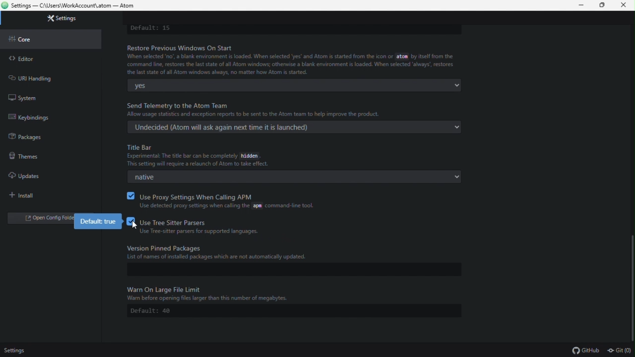  I want to click on use proxy settings when when calling APM, so click(230, 200).